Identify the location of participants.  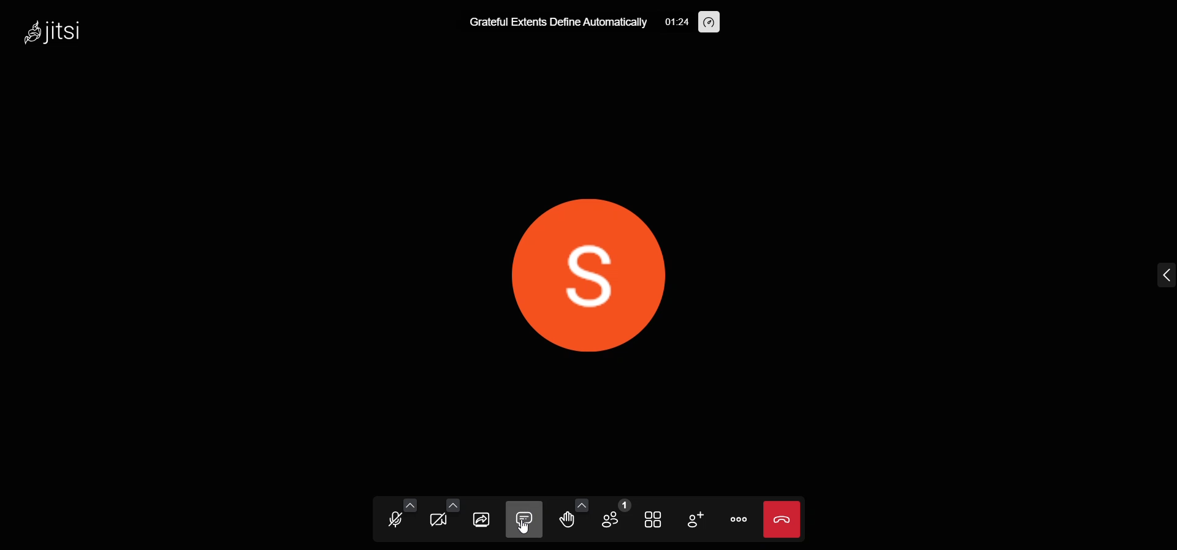
(611, 519).